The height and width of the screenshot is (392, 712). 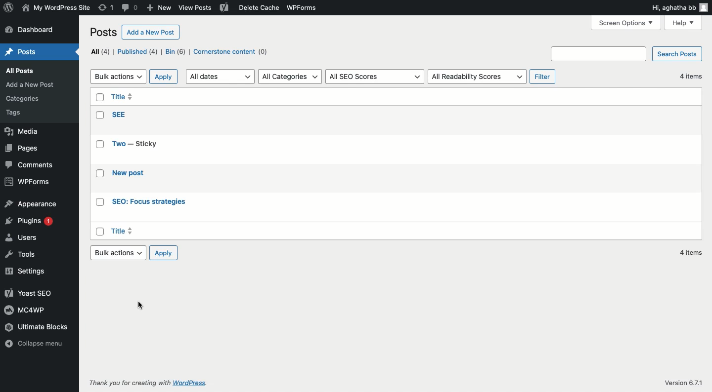 I want to click on All readability scores, so click(x=478, y=77).